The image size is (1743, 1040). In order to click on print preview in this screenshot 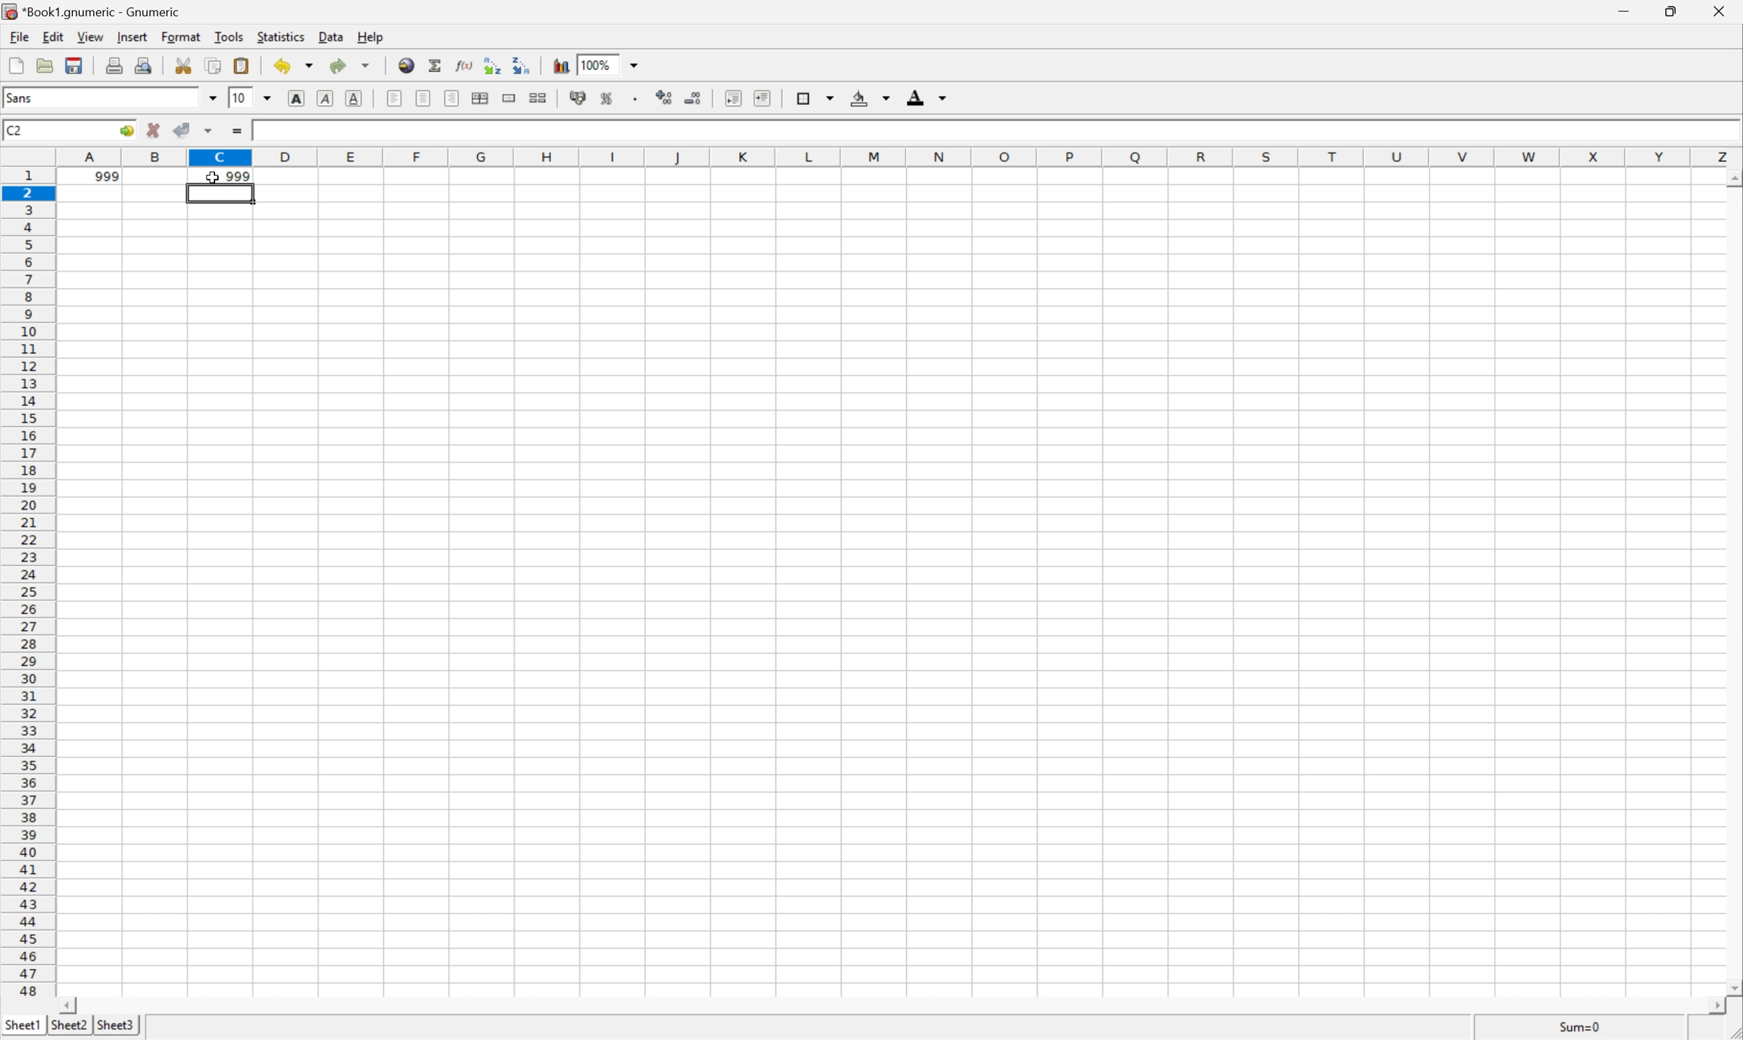, I will do `click(146, 66)`.